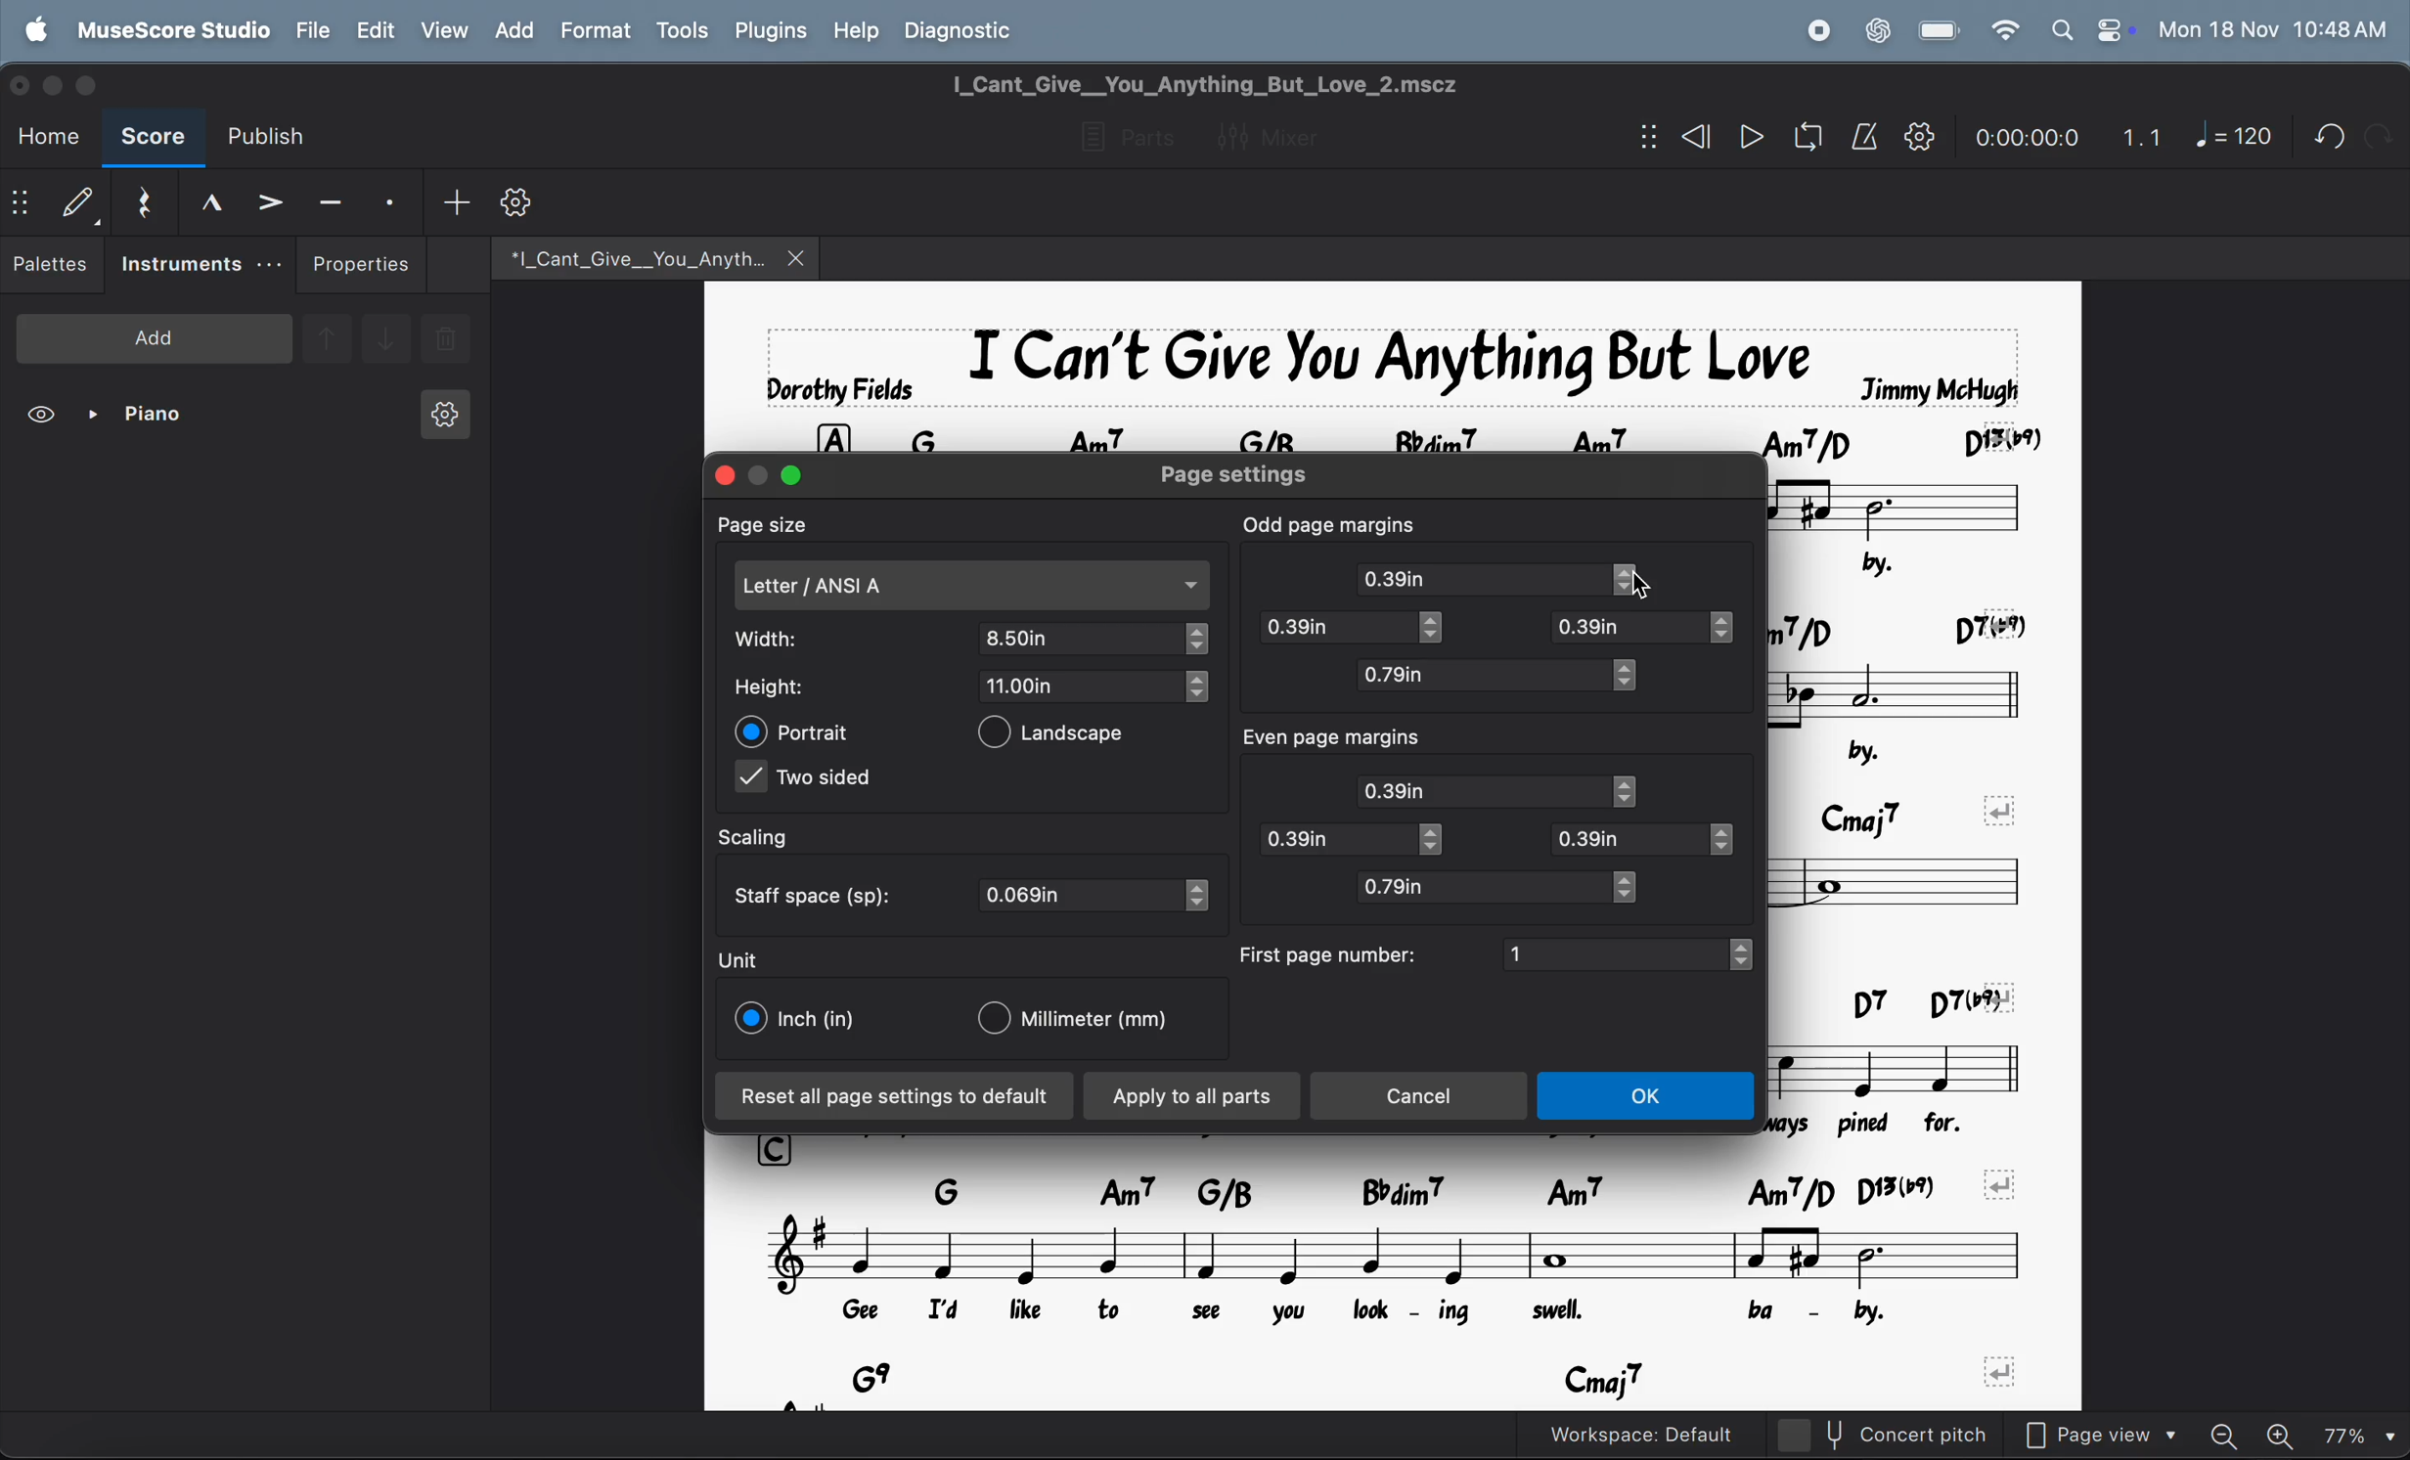  Describe the element at coordinates (326, 335) in the screenshot. I see `uptone` at that location.